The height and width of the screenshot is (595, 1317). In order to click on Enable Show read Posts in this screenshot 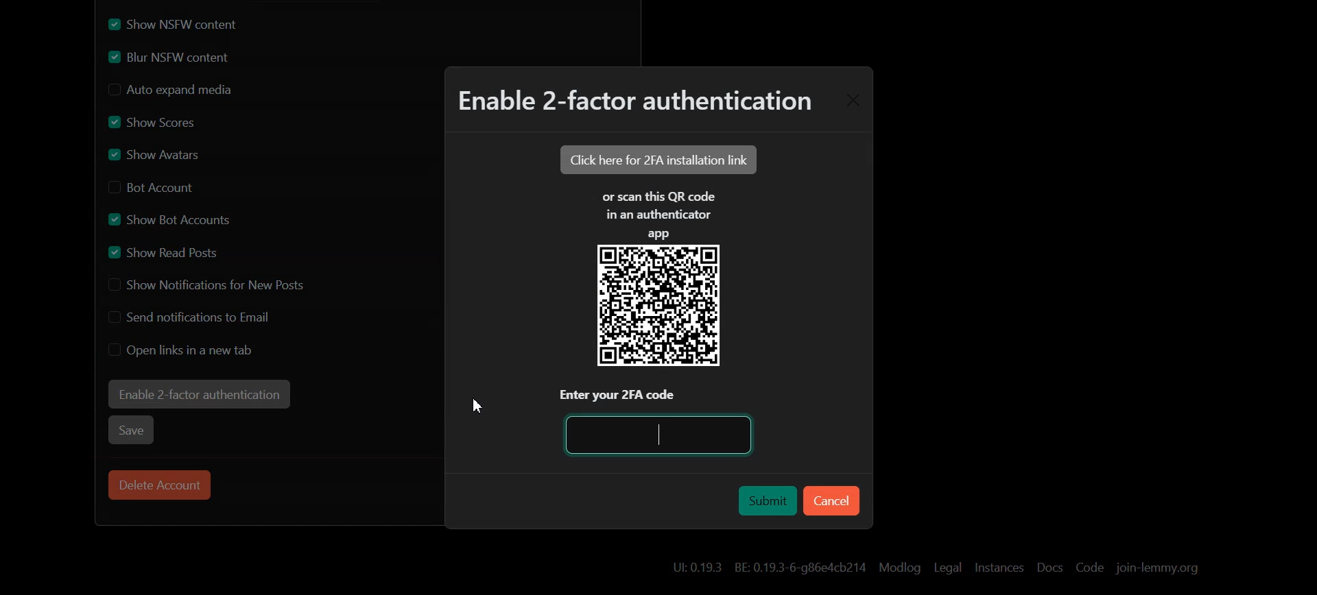, I will do `click(171, 252)`.